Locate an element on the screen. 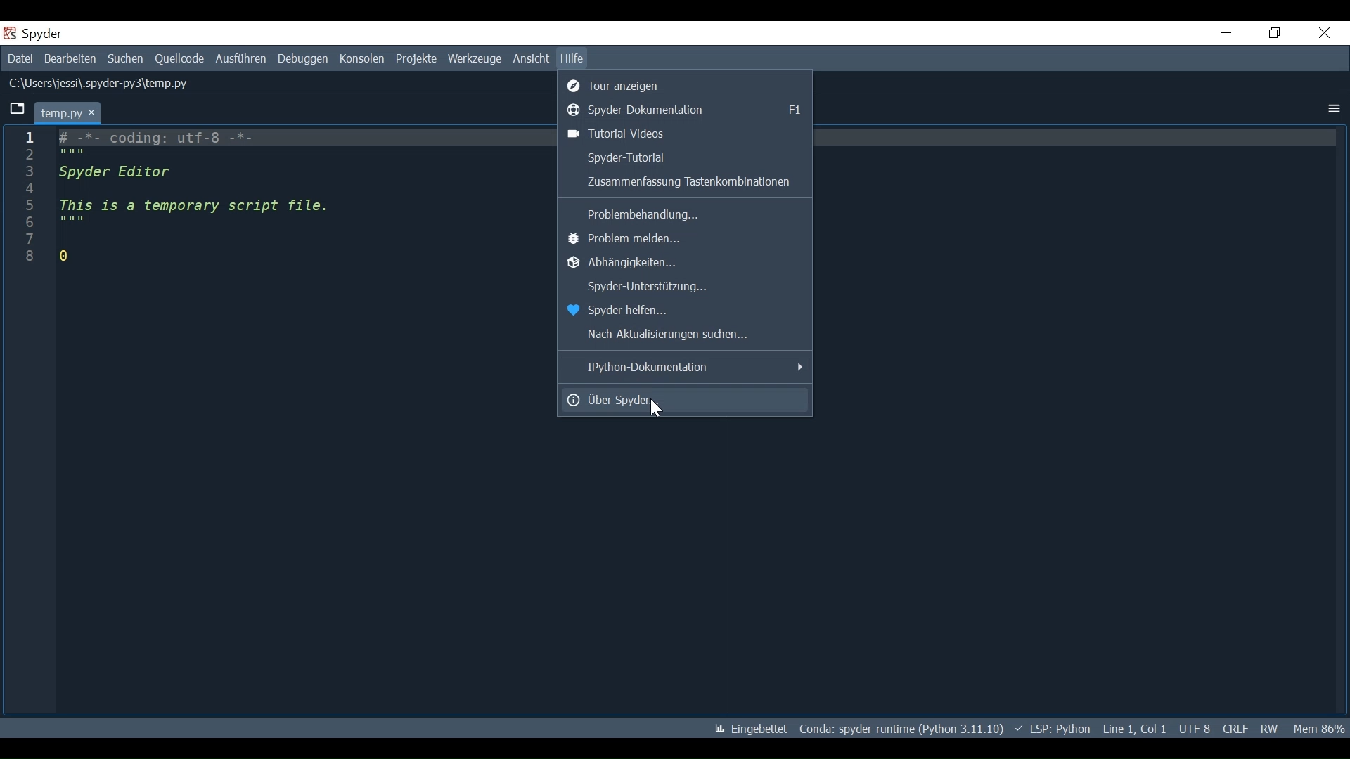 The image size is (1350, 759). Zusammenfassung Tastenkombinationen is located at coordinates (684, 183).